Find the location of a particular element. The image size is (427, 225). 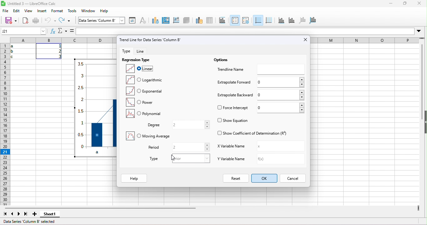

trendline name is located at coordinates (229, 69).